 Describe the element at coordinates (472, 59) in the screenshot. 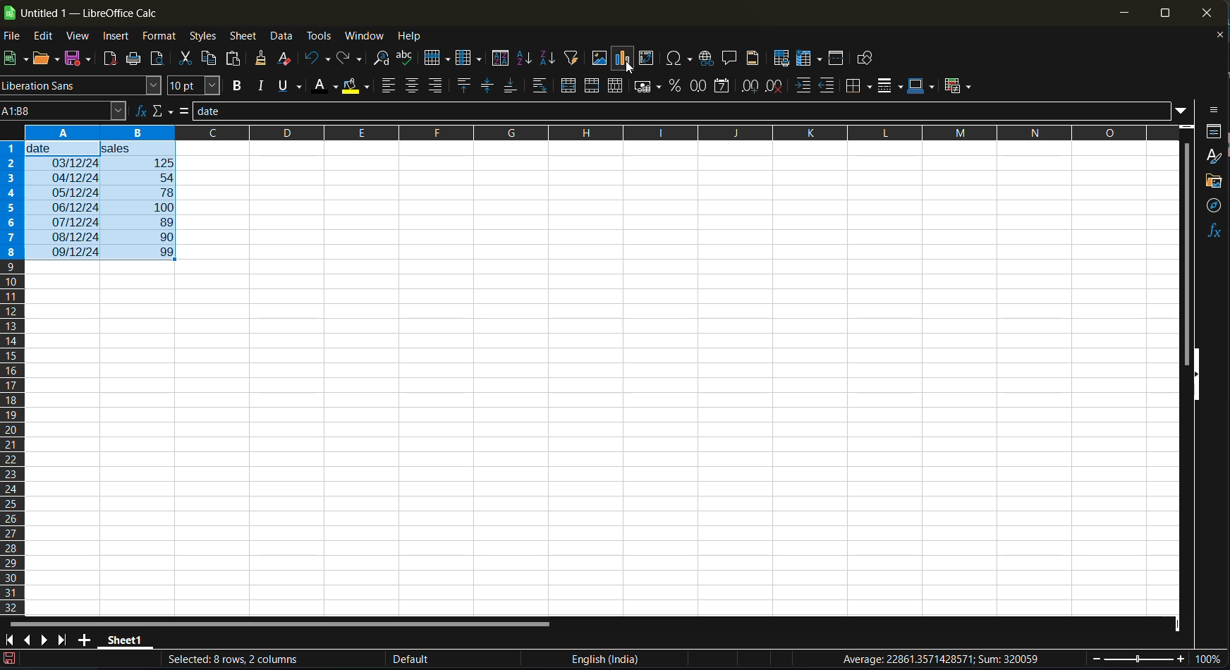

I see `column` at that location.